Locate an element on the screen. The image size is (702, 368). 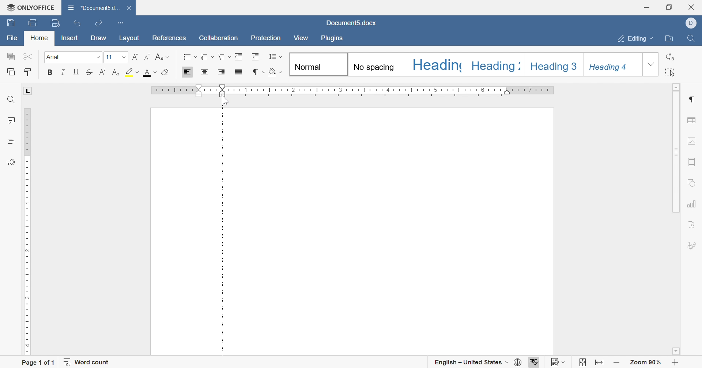
scroll bar is located at coordinates (678, 151).